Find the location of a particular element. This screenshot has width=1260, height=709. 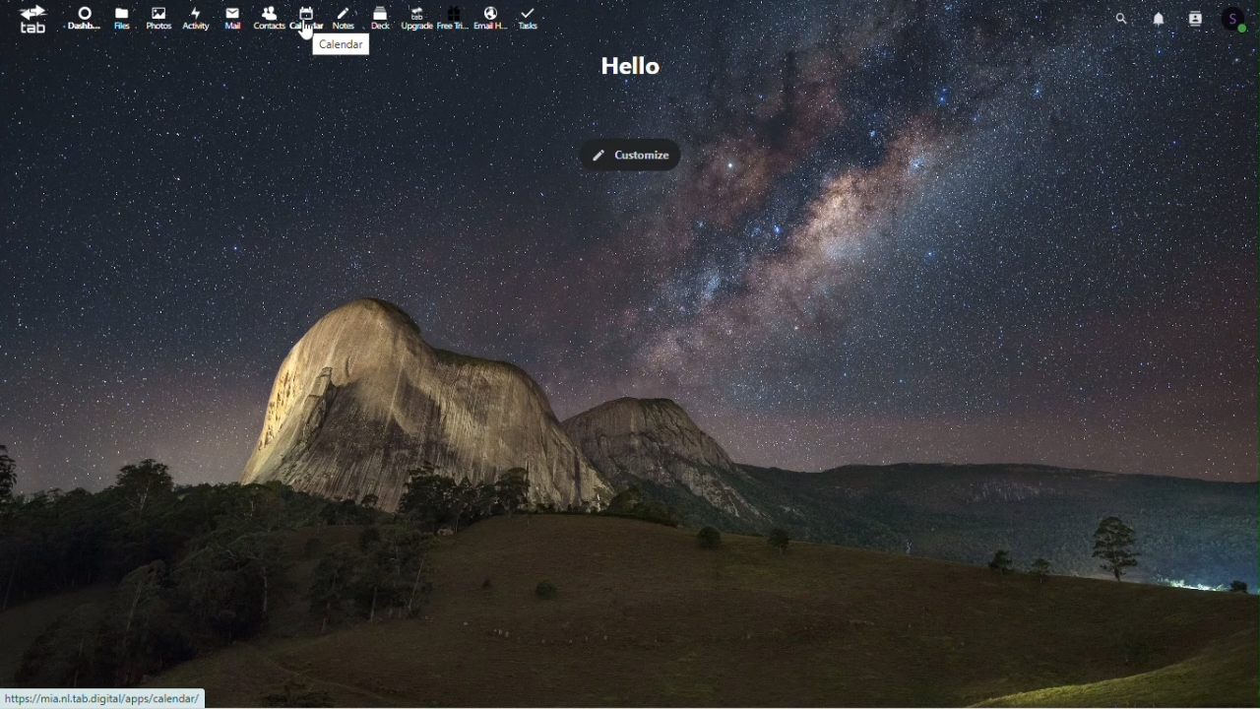

deck is located at coordinates (379, 19).